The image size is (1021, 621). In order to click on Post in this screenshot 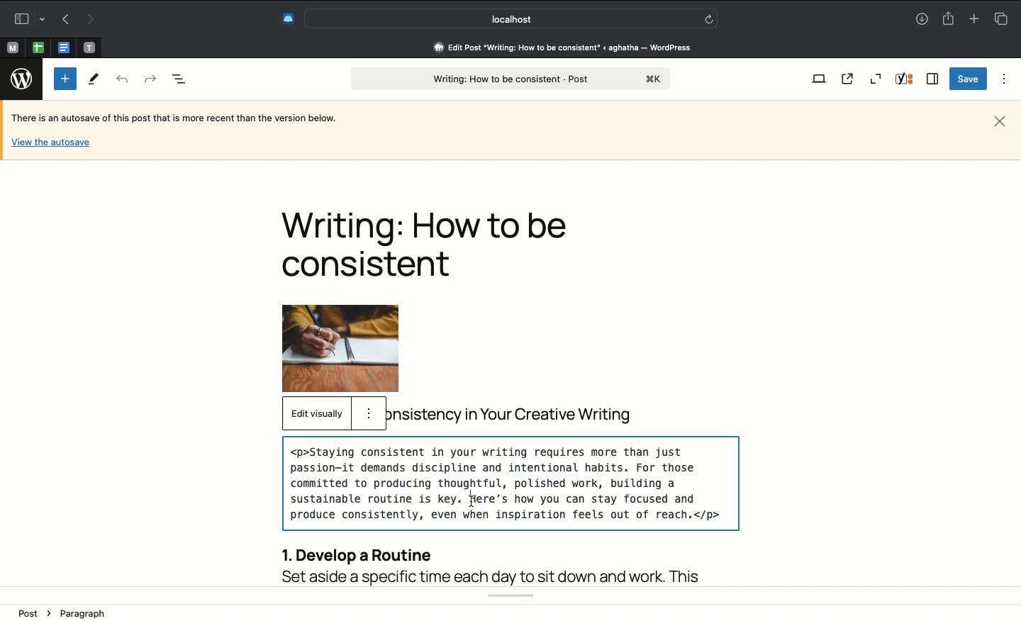, I will do `click(36, 612)`.